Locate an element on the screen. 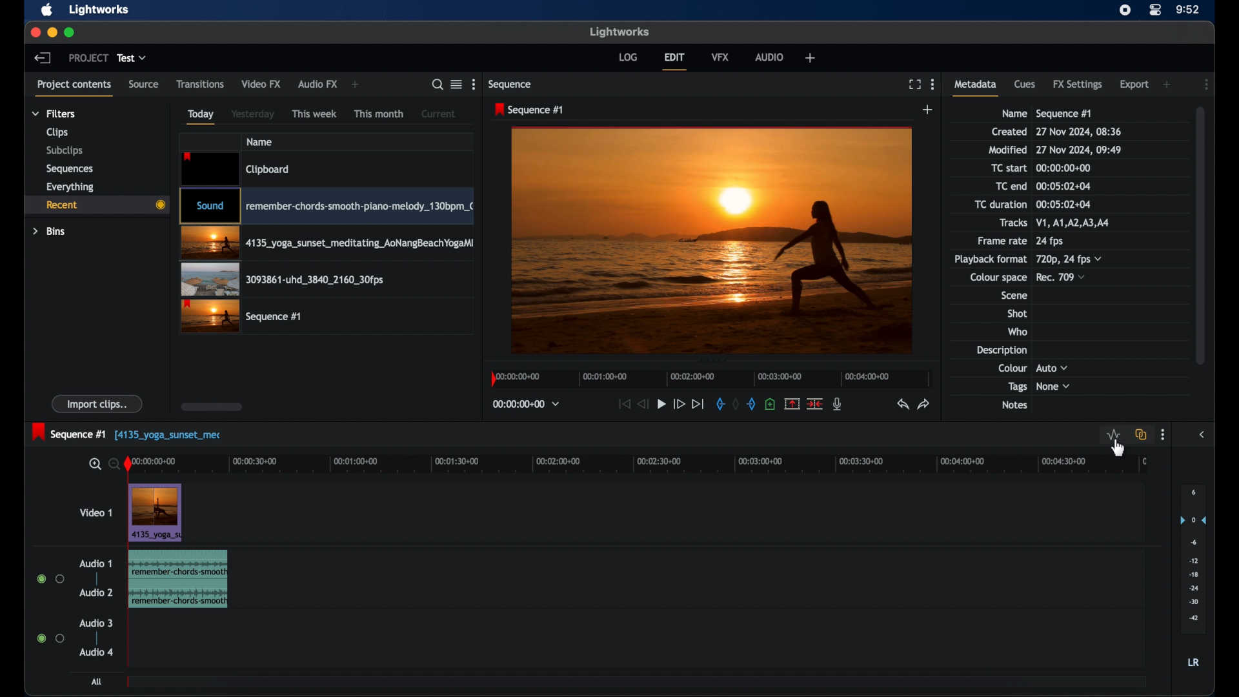 This screenshot has width=1239, height=697. video clip is located at coordinates (156, 514).